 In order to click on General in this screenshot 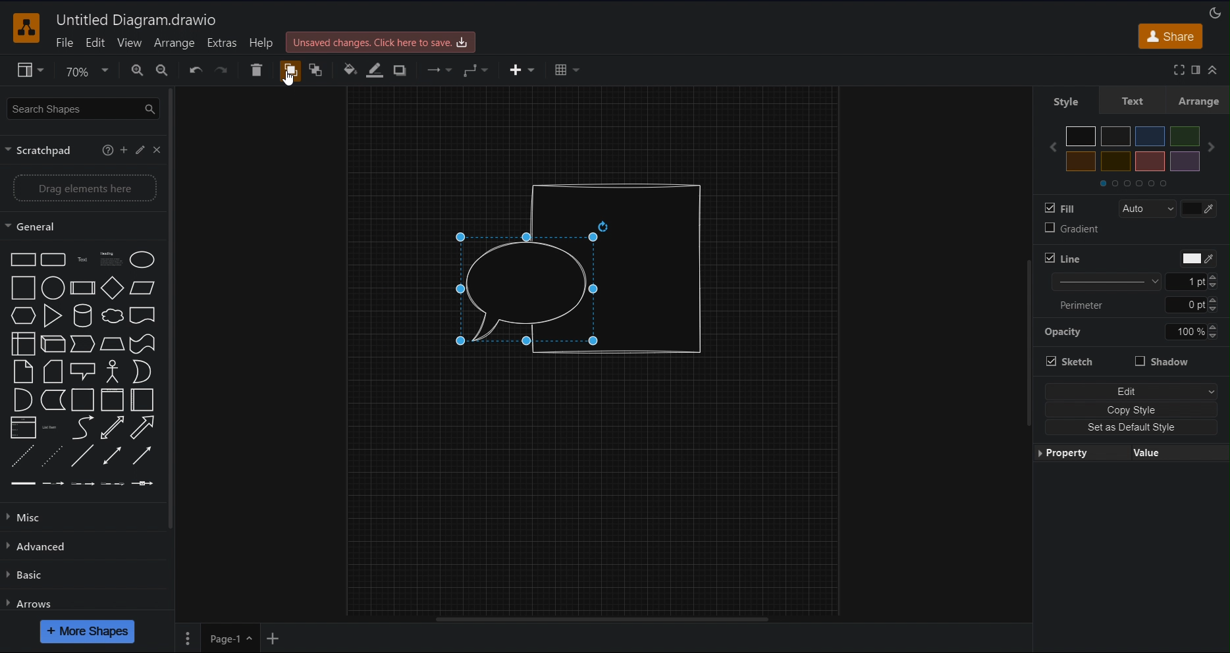, I will do `click(81, 226)`.